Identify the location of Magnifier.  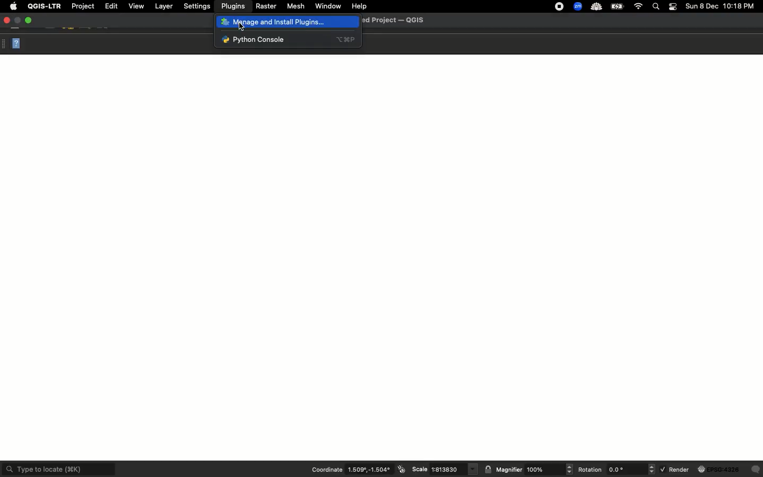
(528, 470).